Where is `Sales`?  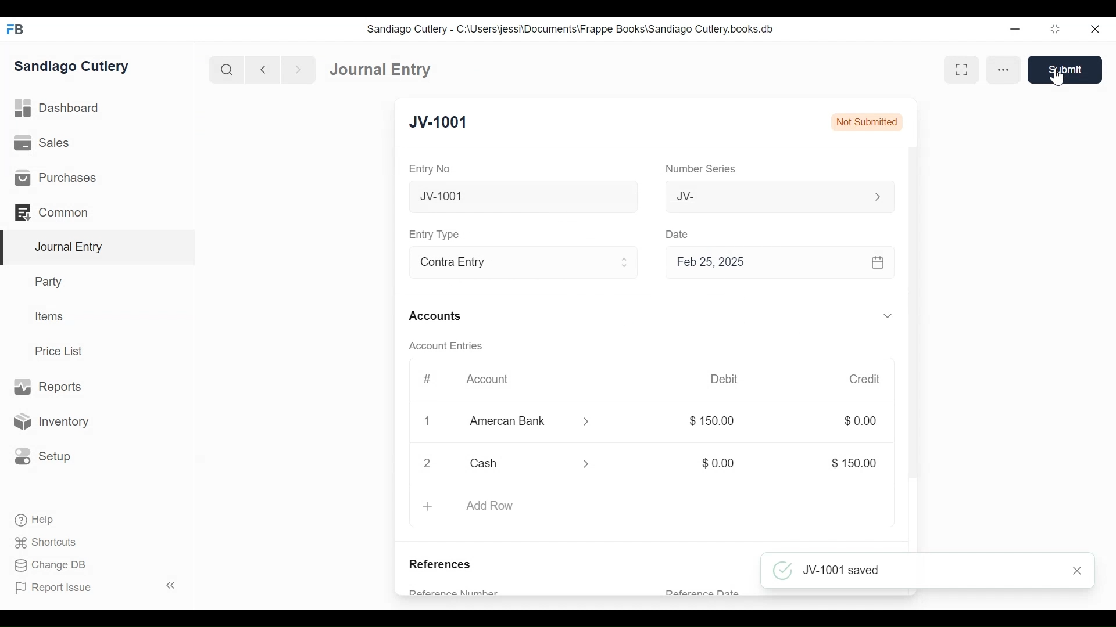
Sales is located at coordinates (46, 143).